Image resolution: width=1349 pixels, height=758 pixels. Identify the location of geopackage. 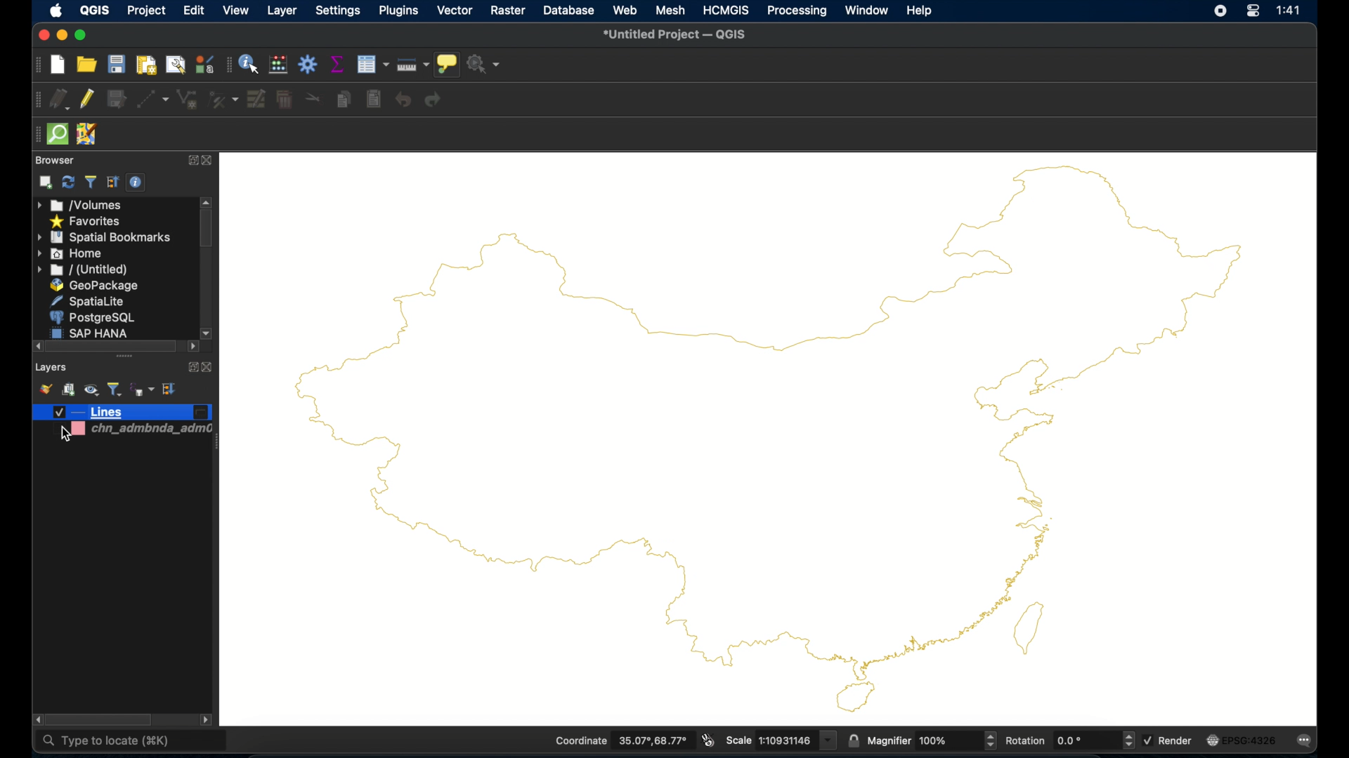
(97, 286).